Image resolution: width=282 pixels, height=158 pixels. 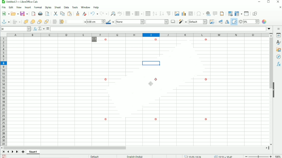 I want to click on Hide, so click(x=274, y=90).